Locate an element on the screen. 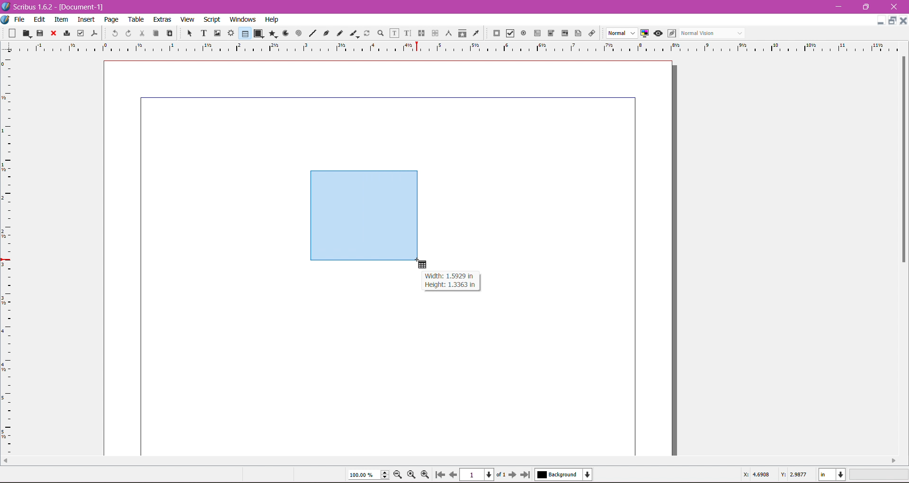 The height and width of the screenshot is (483, 909). scroll bar is located at coordinates (450, 461).